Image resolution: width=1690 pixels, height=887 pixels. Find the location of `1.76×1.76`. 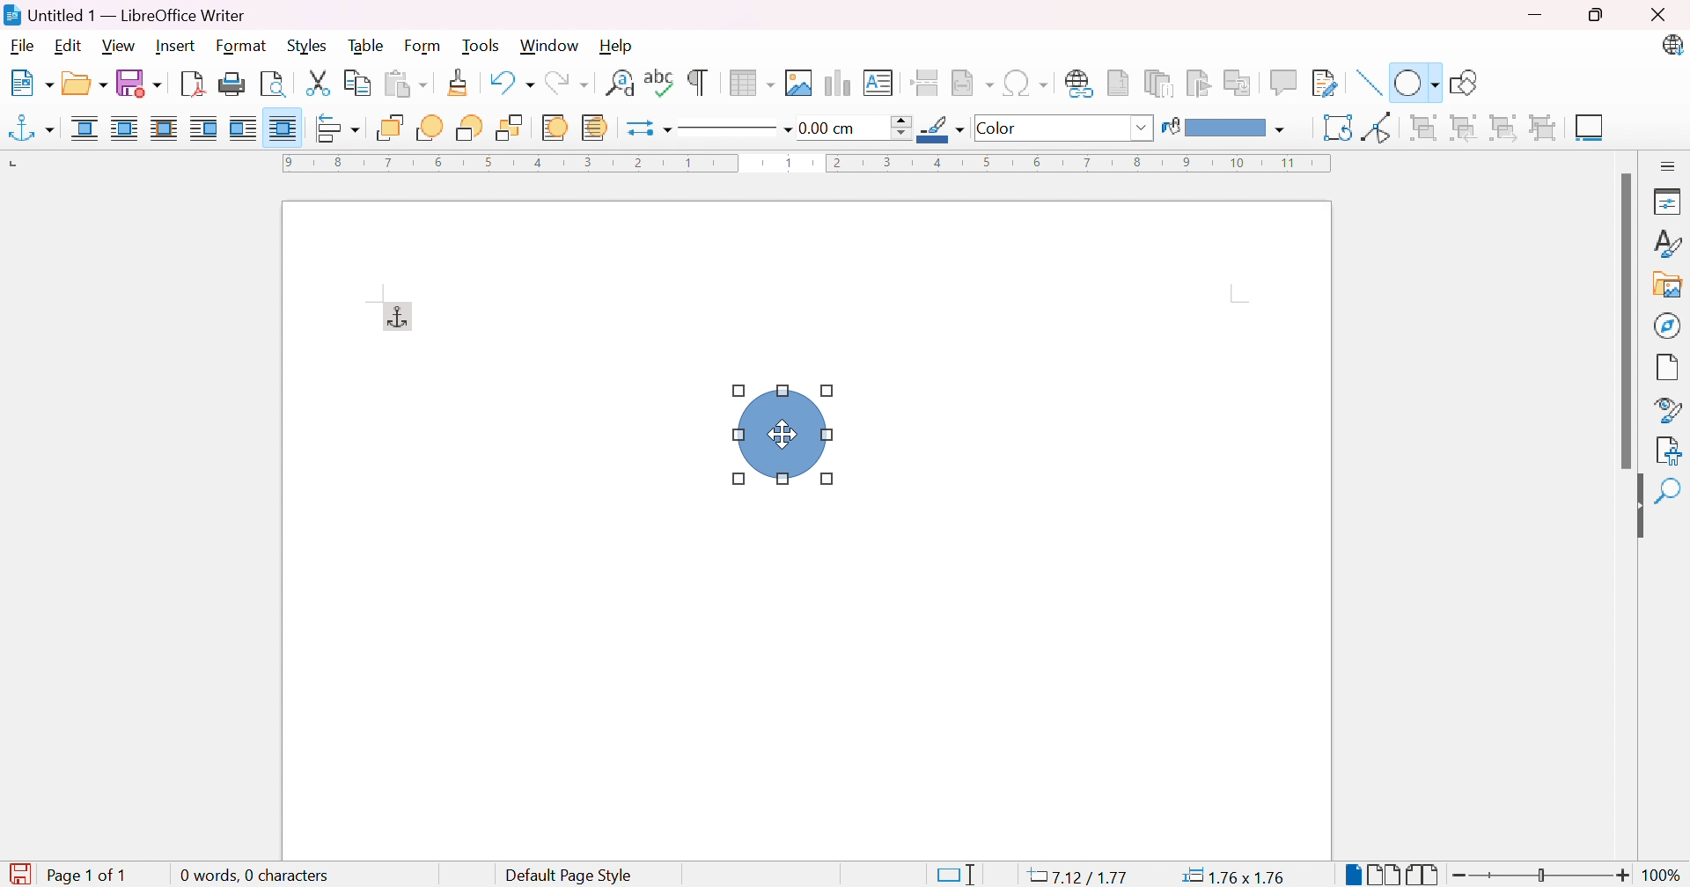

1.76×1.76 is located at coordinates (1237, 875).